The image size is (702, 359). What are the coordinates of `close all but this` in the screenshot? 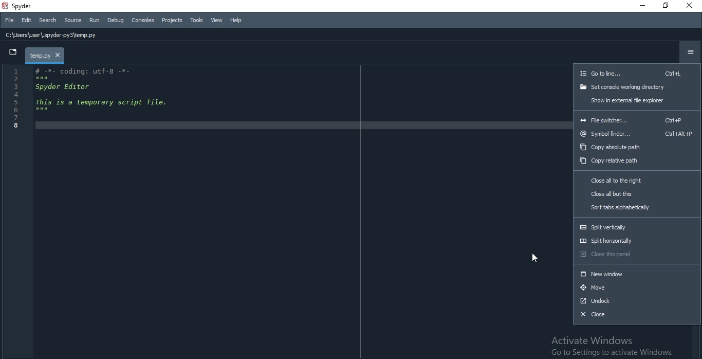 It's located at (638, 194).